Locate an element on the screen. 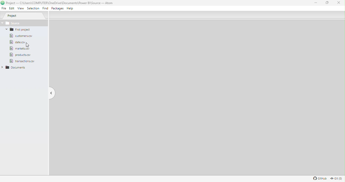  Close is located at coordinates (337, 3).